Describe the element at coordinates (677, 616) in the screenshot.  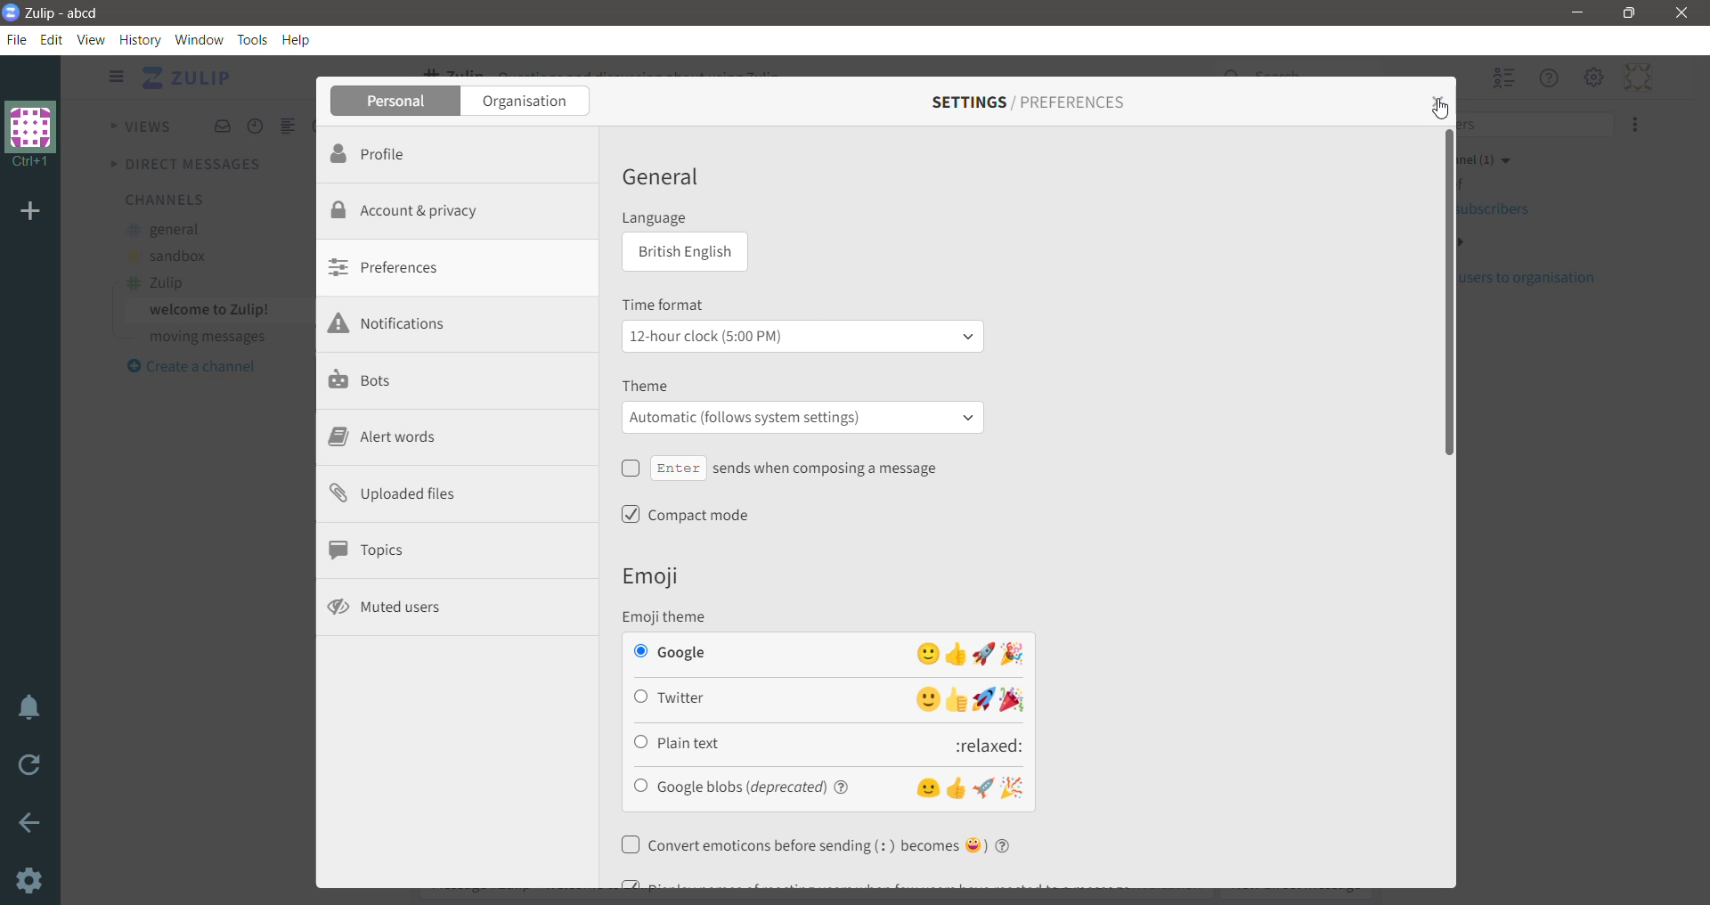
I see `Emoji theme` at that location.